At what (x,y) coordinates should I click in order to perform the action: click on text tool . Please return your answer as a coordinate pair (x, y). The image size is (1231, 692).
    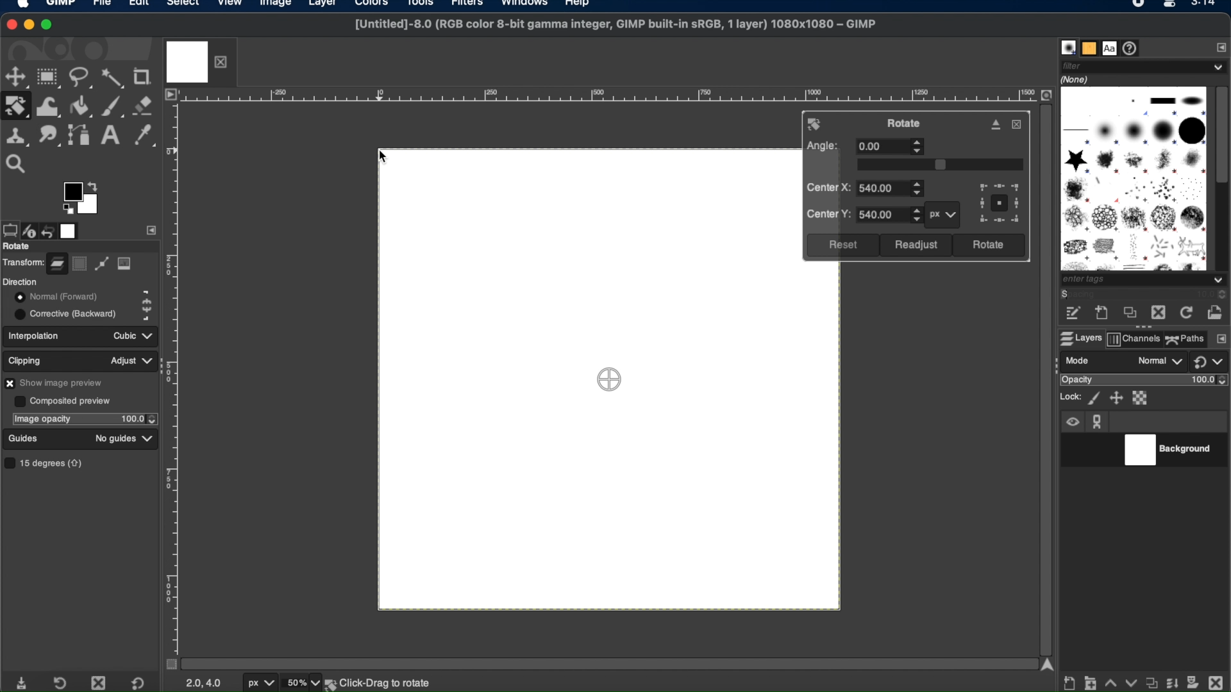
    Looking at the image, I should click on (110, 135).